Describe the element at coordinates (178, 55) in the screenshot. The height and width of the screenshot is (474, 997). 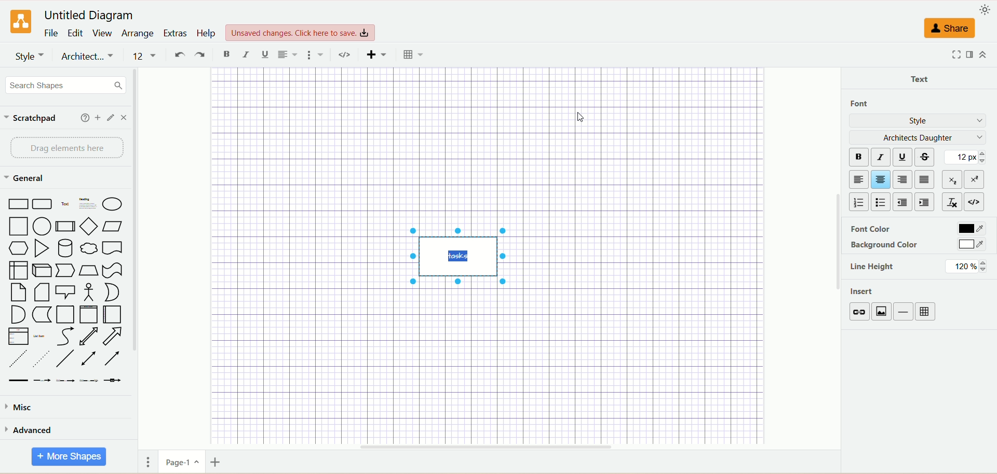
I see `Undo` at that location.